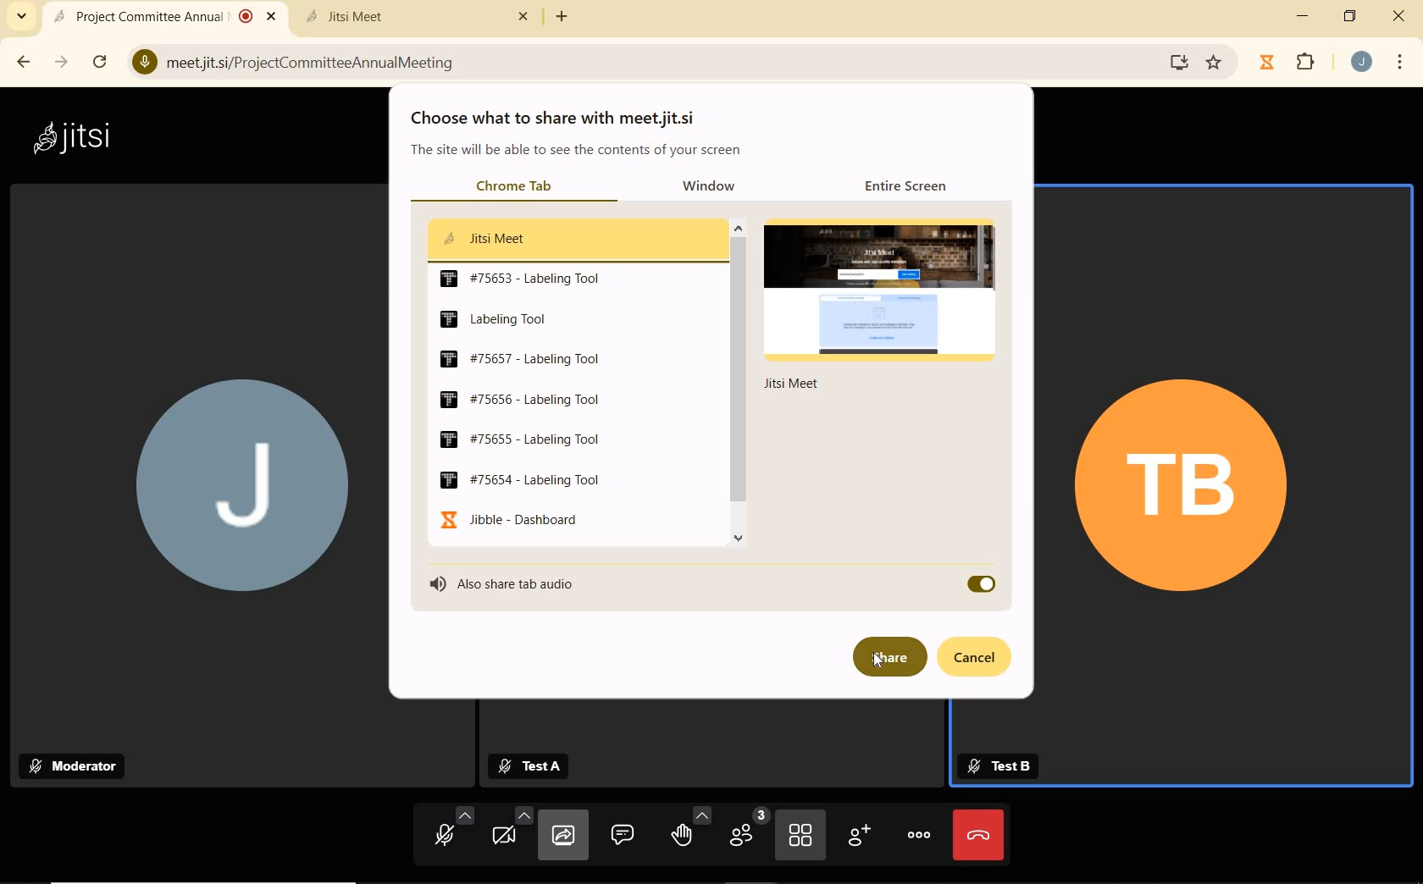 Image resolution: width=1423 pixels, height=884 pixels. Describe the element at coordinates (885, 300) in the screenshot. I see `Jitsi Meet screen preview` at that location.